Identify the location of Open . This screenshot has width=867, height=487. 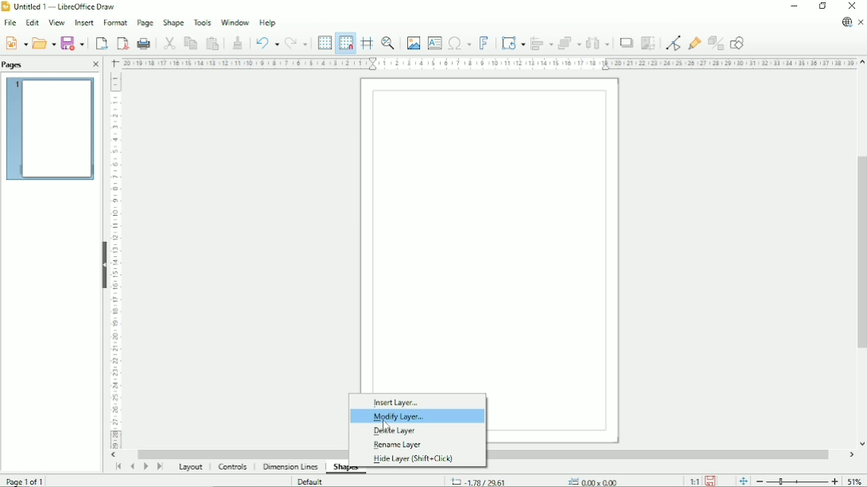
(44, 42).